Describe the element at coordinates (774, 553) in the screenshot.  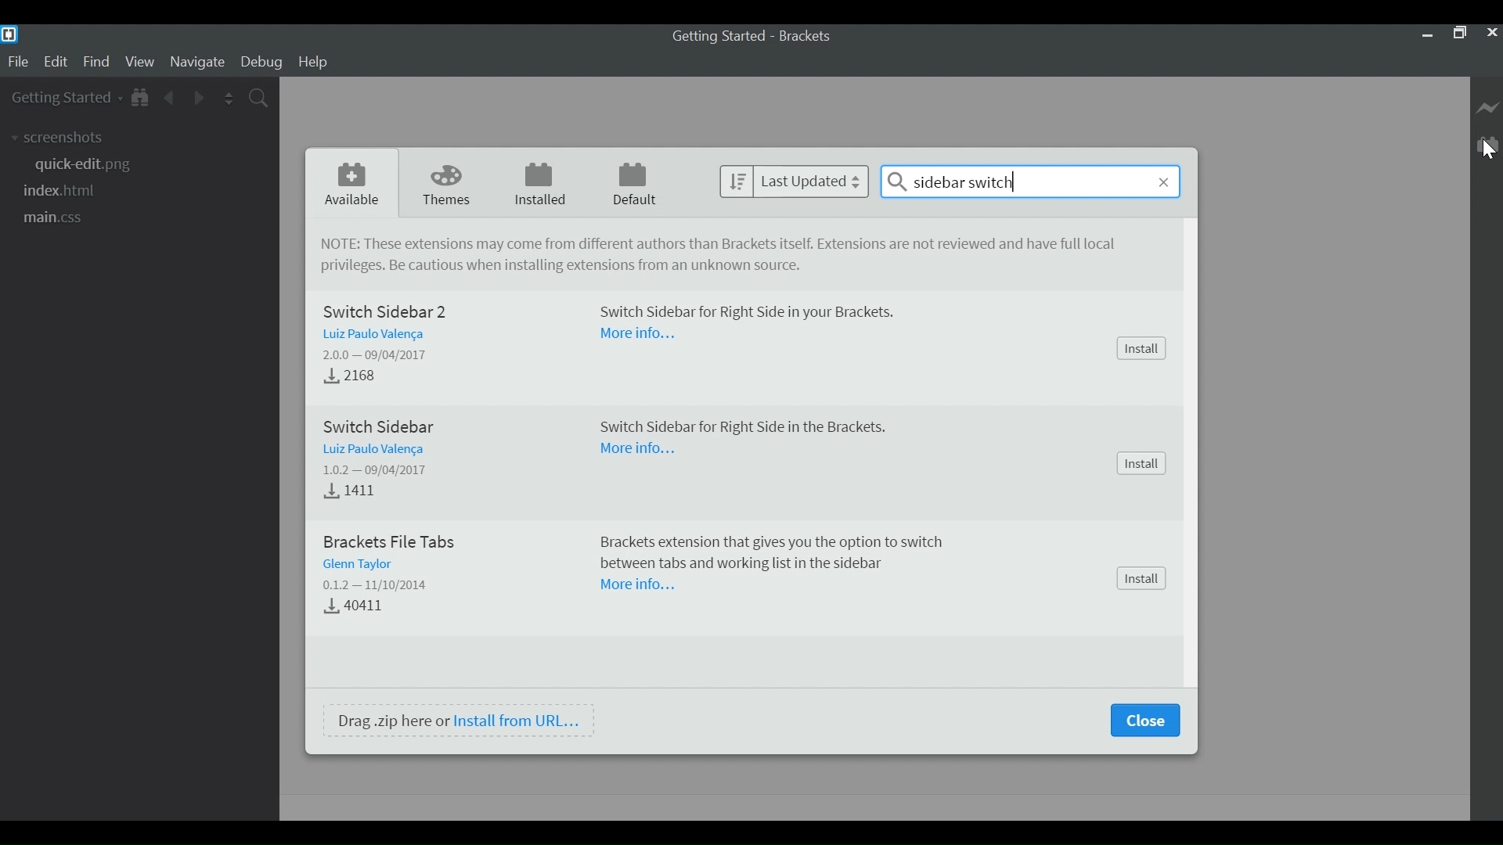
I see `Brackets extension tat gives you the option to switch between tabs and working list in the sidebar` at that location.